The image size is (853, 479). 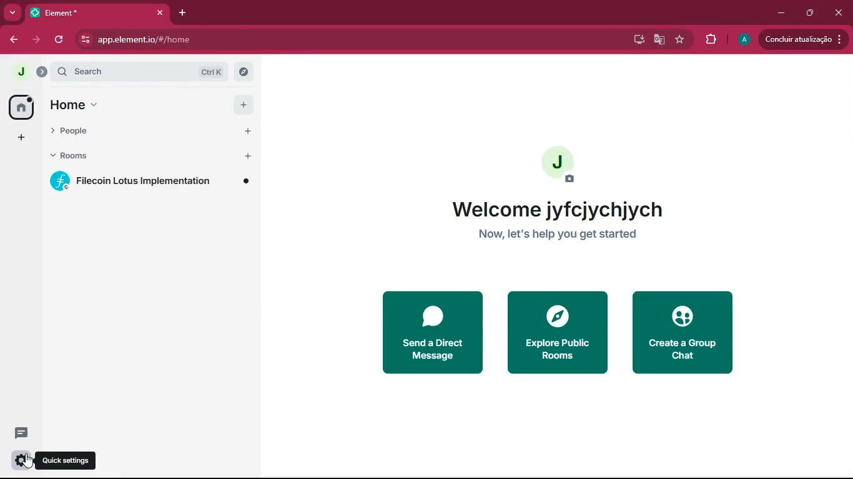 What do you see at coordinates (20, 70) in the screenshot?
I see `profile picture` at bounding box center [20, 70].